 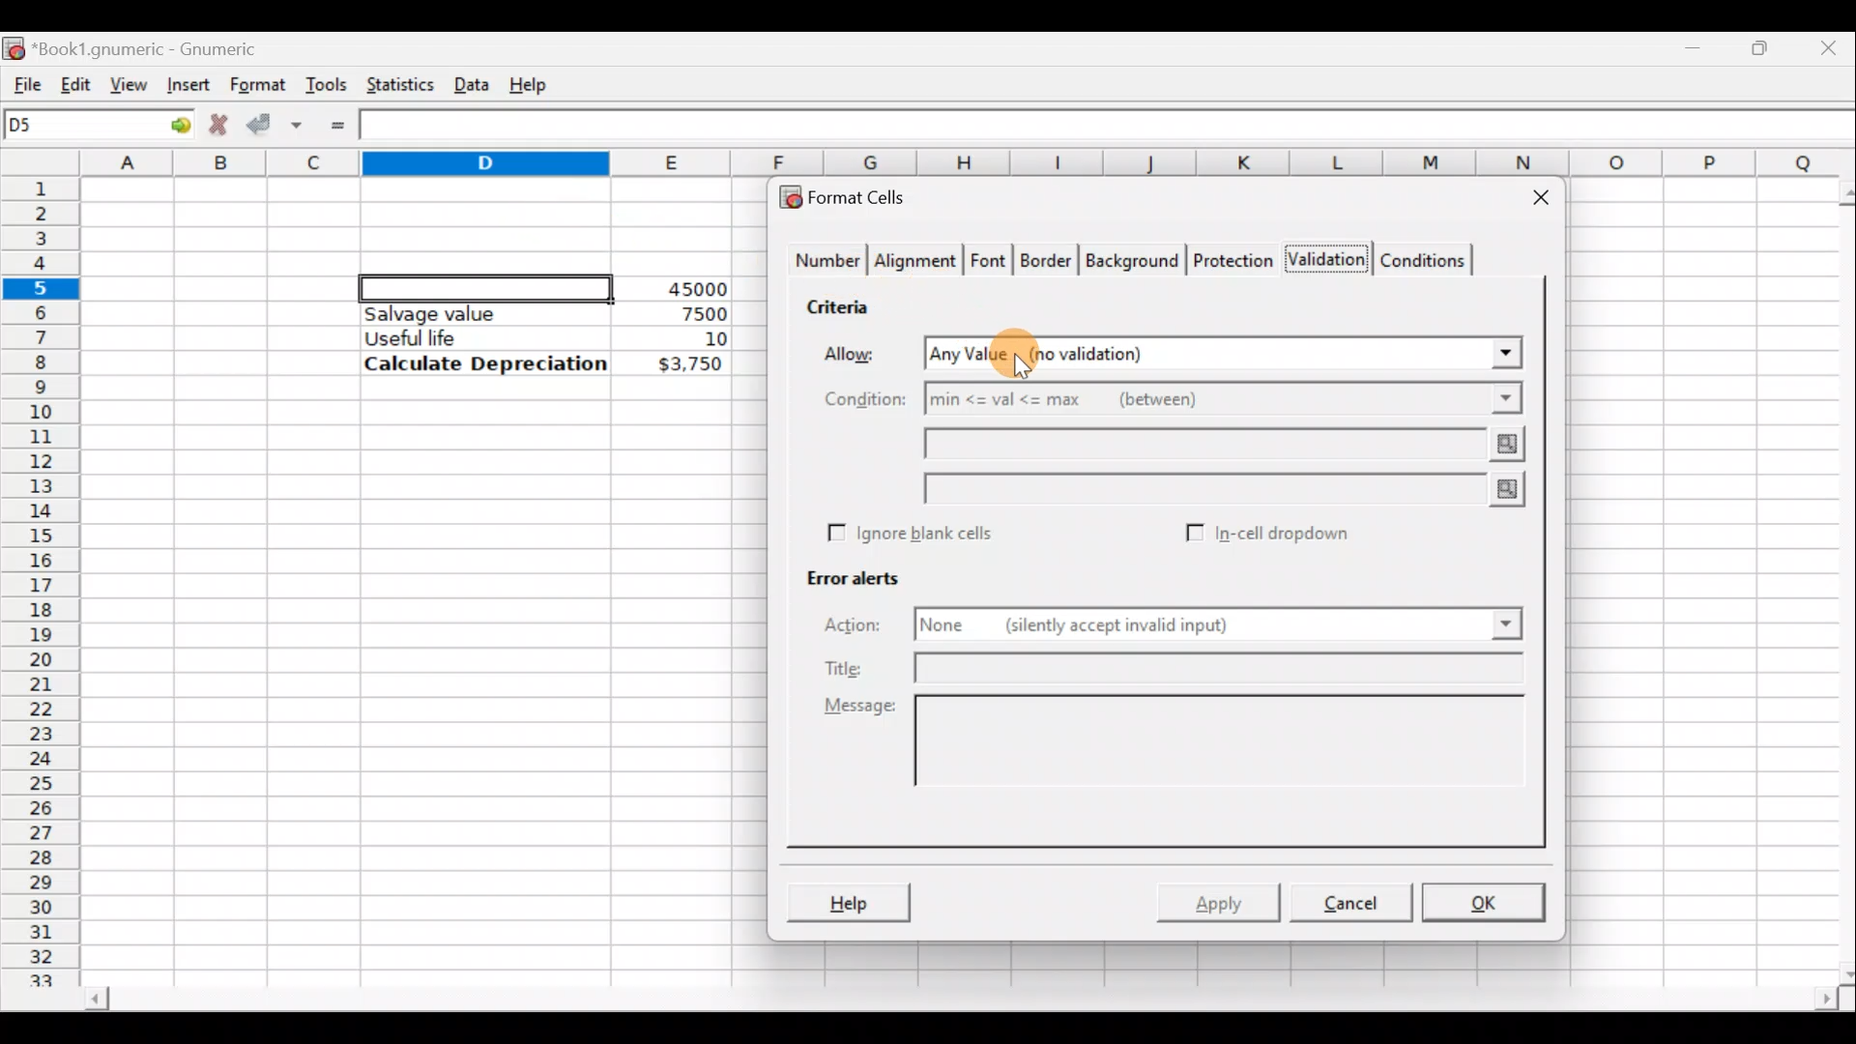 What do you see at coordinates (1179, 762) in the screenshot?
I see `Message` at bounding box center [1179, 762].